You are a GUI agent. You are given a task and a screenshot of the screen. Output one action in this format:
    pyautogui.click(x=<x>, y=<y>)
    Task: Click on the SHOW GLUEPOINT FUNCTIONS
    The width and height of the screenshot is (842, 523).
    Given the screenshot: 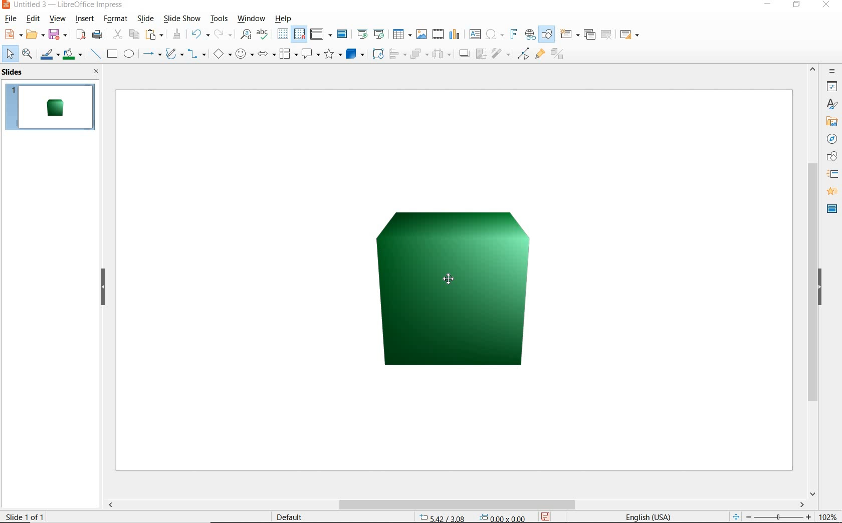 What is the action you would take?
    pyautogui.click(x=540, y=55)
    